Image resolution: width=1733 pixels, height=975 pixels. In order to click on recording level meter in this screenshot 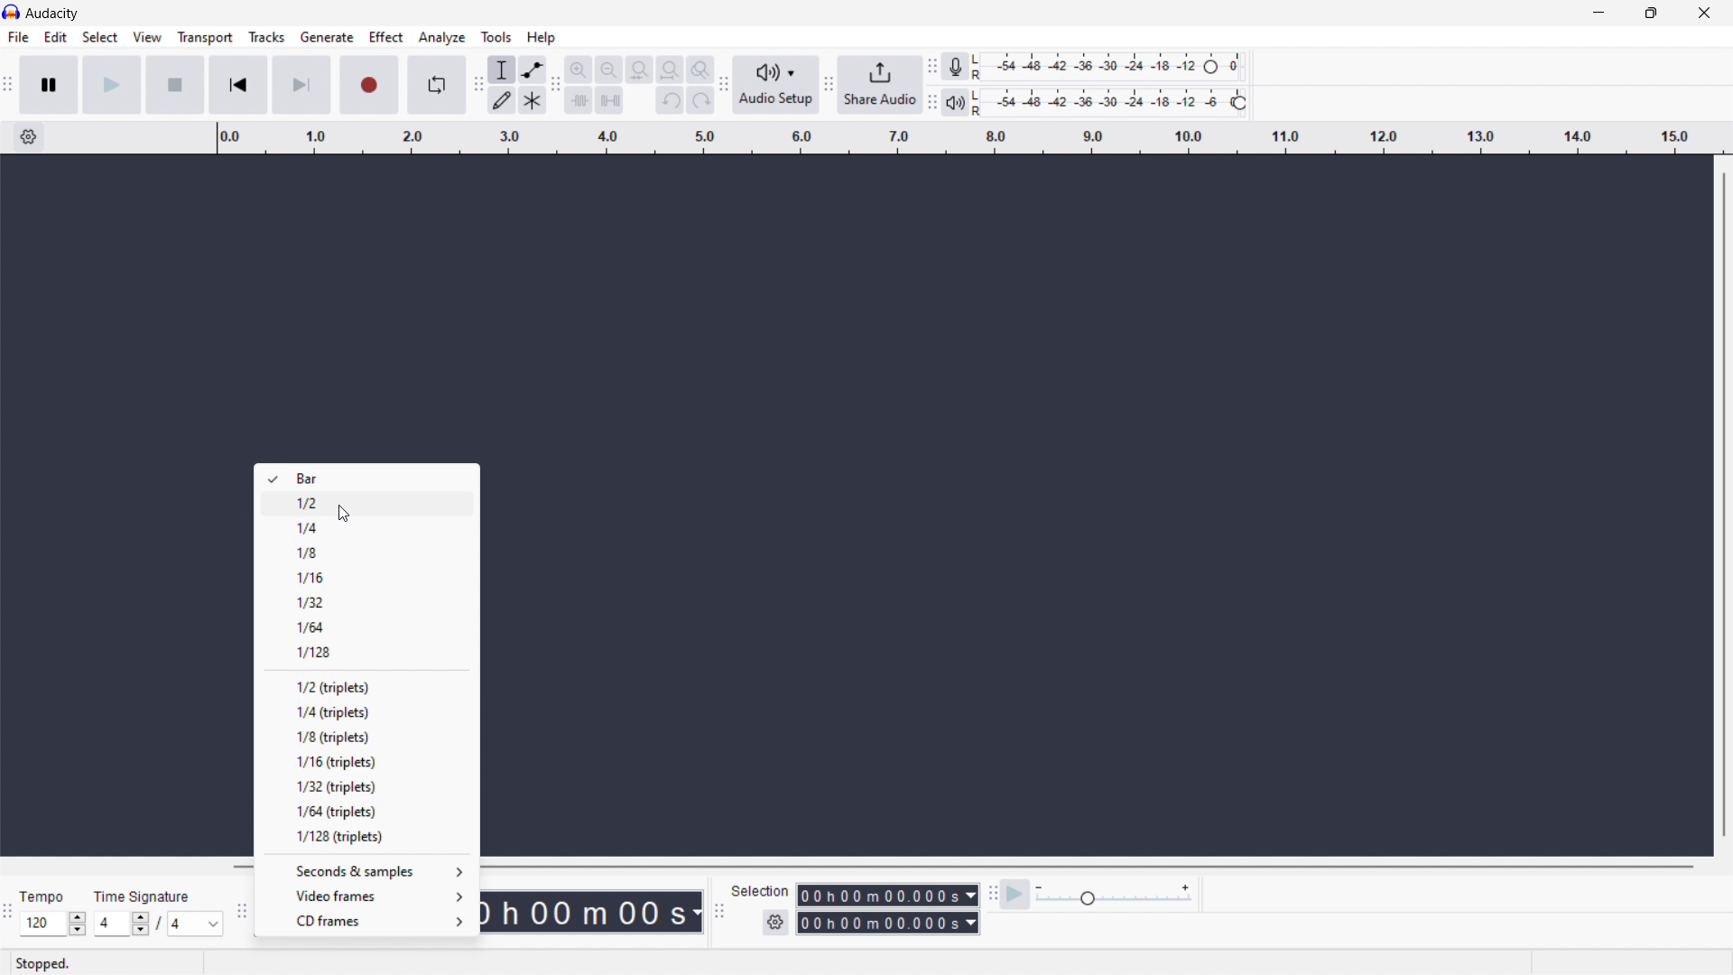, I will do `click(1110, 67)`.